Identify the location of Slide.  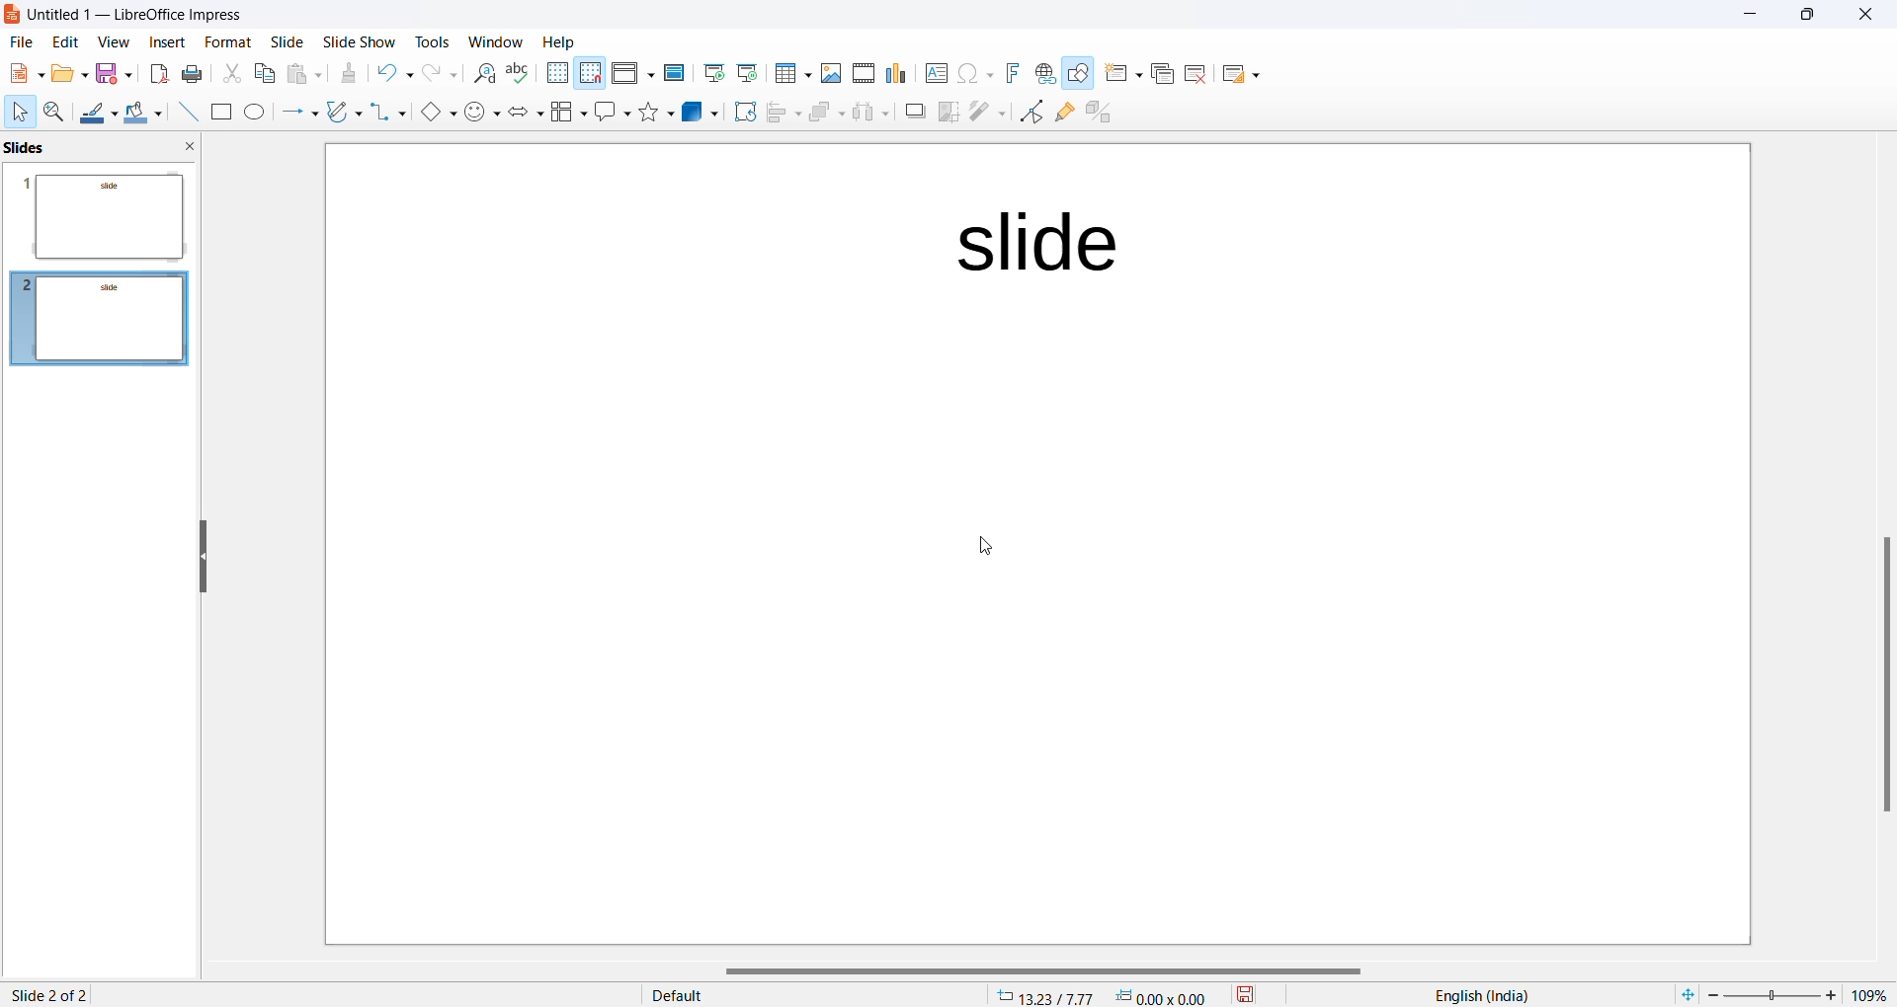
(288, 42).